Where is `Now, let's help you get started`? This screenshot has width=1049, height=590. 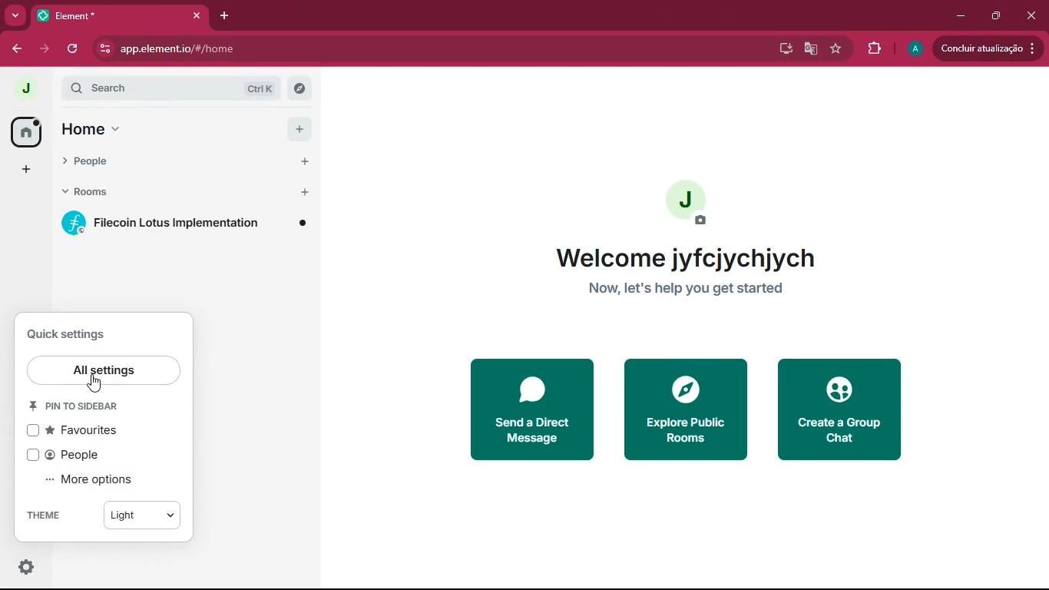
Now, let's help you get started is located at coordinates (686, 288).